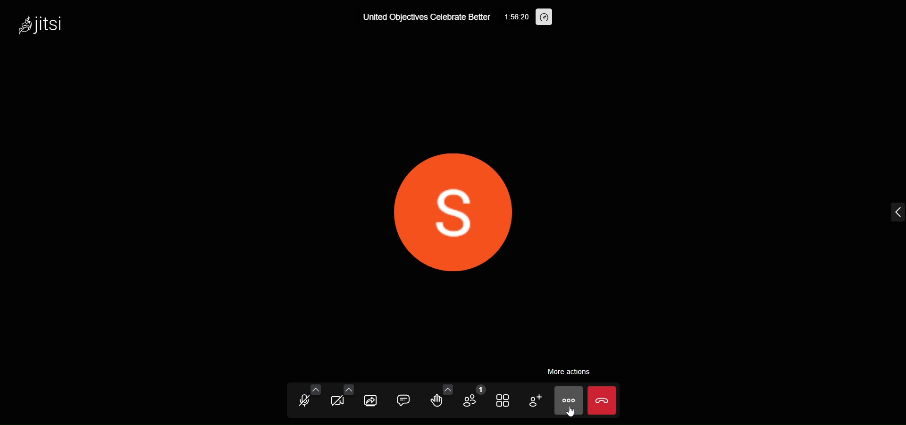  I want to click on invite people, so click(535, 401).